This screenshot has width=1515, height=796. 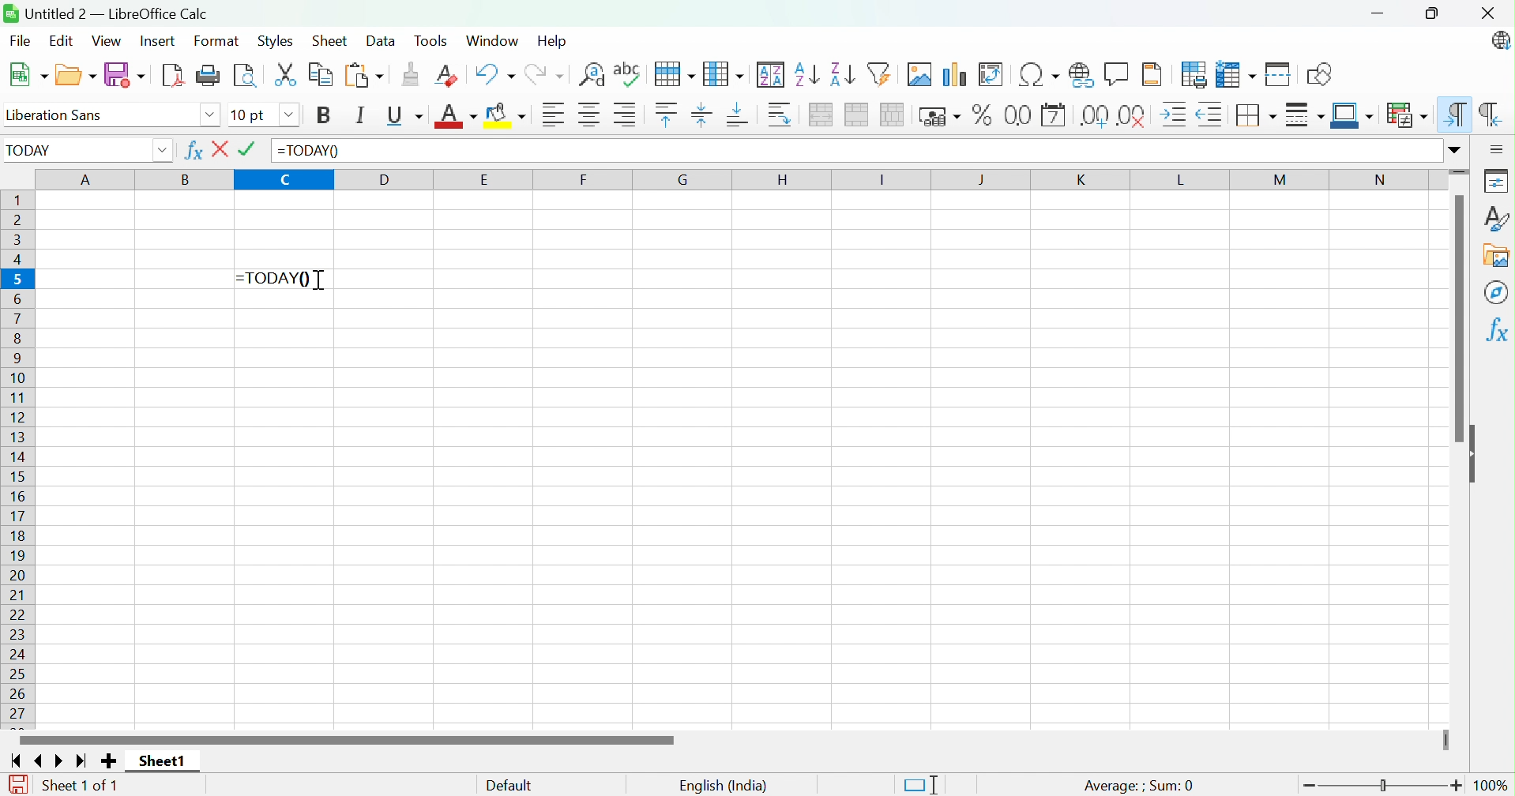 What do you see at coordinates (309, 151) in the screenshot?
I see `=TODAY()` at bounding box center [309, 151].